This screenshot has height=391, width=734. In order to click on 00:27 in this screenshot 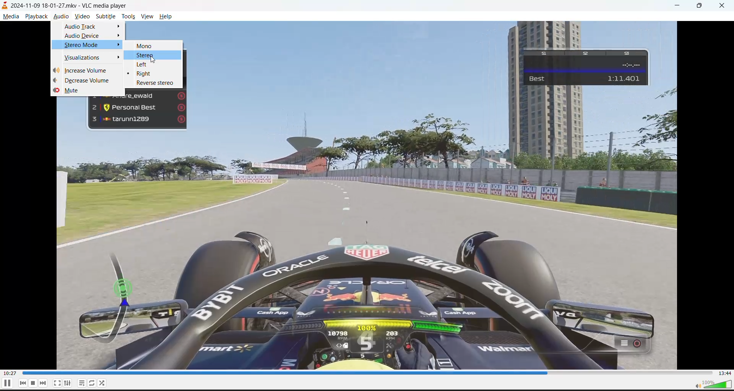, I will do `click(9, 372)`.